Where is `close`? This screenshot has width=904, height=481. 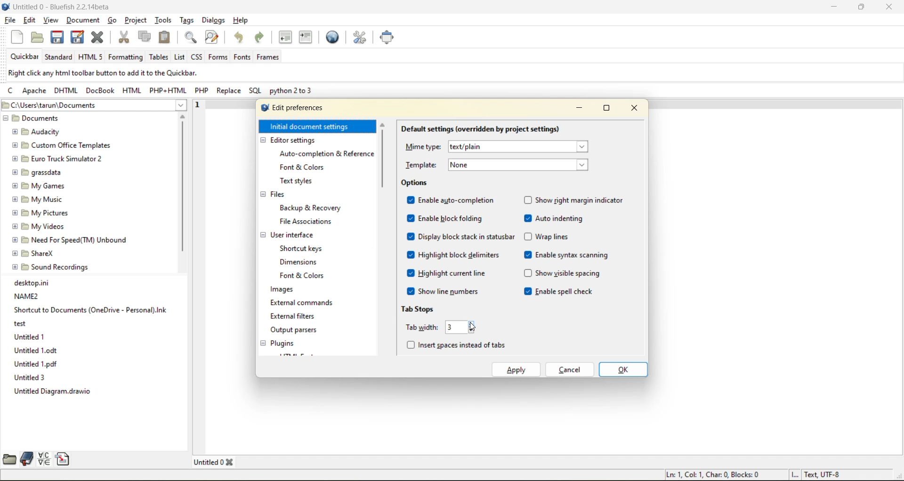
close is located at coordinates (888, 7).